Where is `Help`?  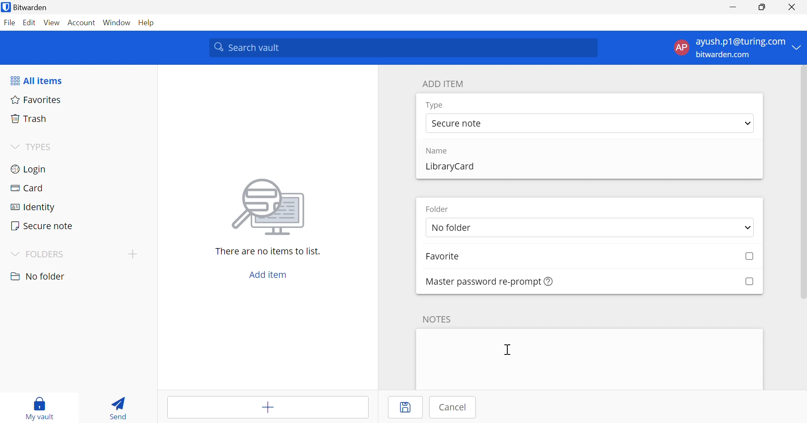 Help is located at coordinates (150, 23).